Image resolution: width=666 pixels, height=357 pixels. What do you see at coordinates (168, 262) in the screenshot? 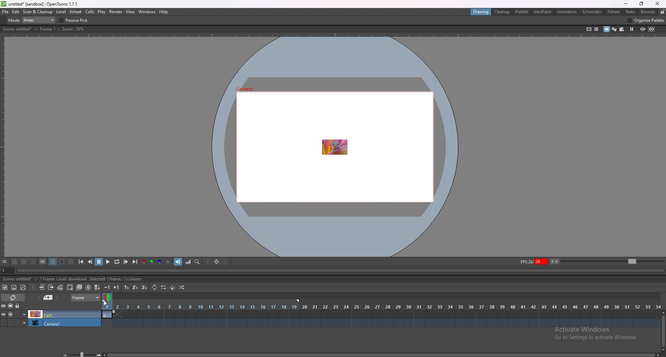
I see `alpha channel` at bounding box center [168, 262].